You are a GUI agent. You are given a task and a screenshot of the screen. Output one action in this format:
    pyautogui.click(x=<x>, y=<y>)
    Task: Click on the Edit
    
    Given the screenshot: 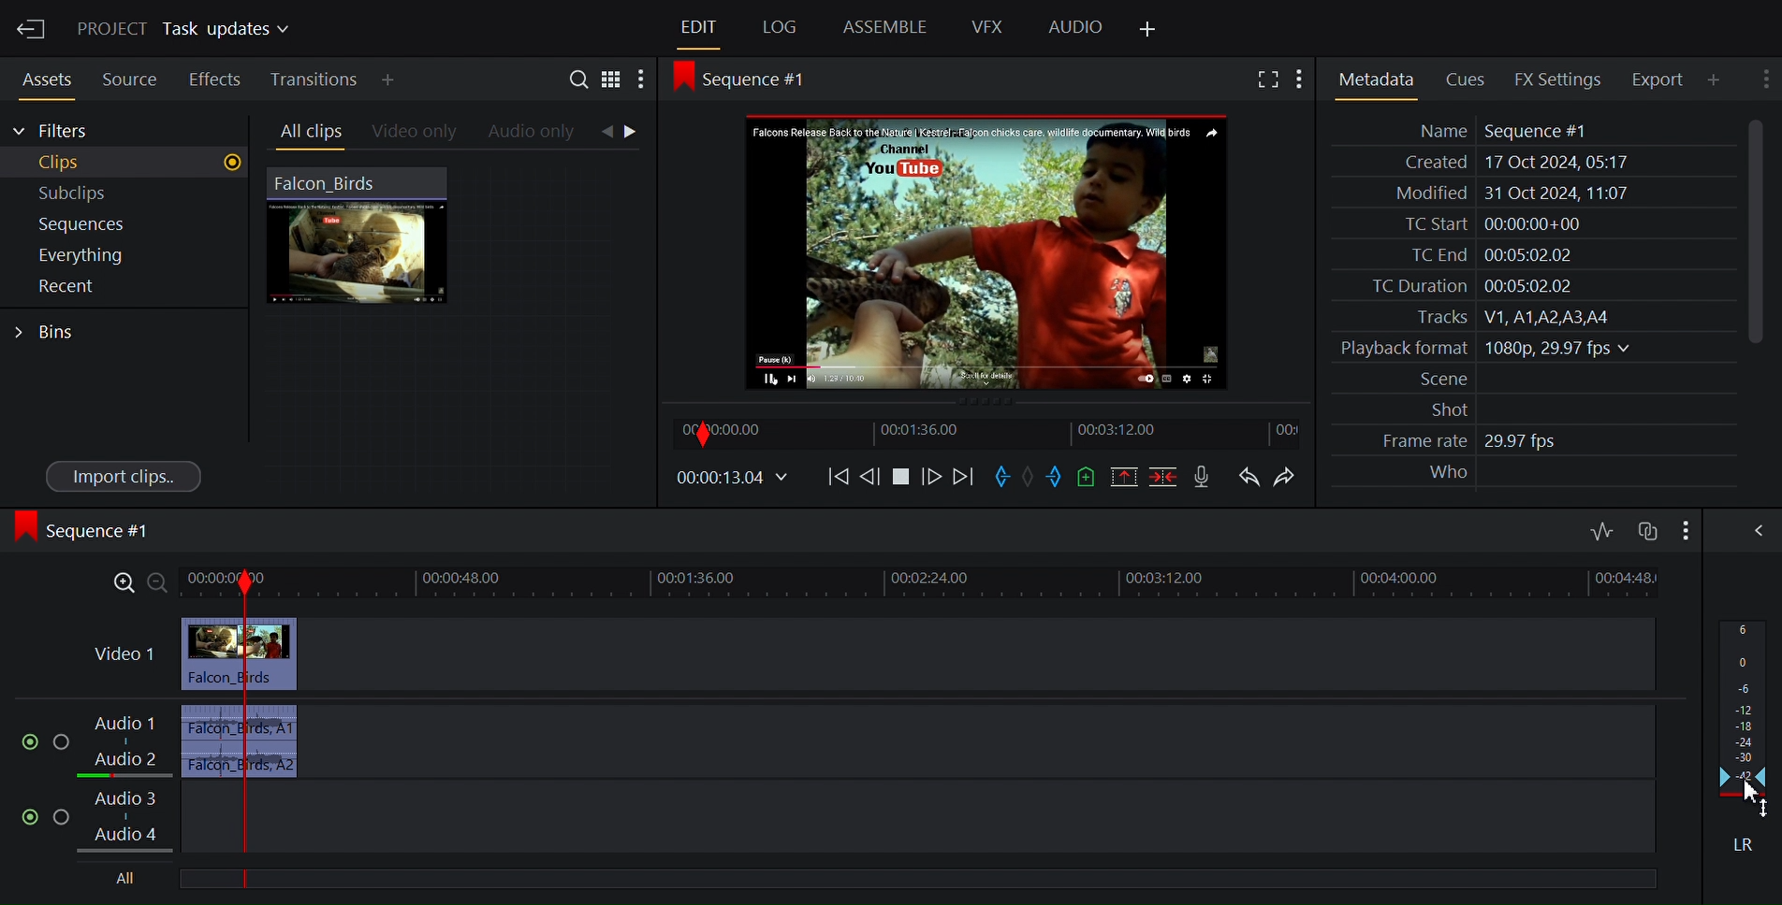 What is the action you would take?
    pyautogui.click(x=695, y=27)
    